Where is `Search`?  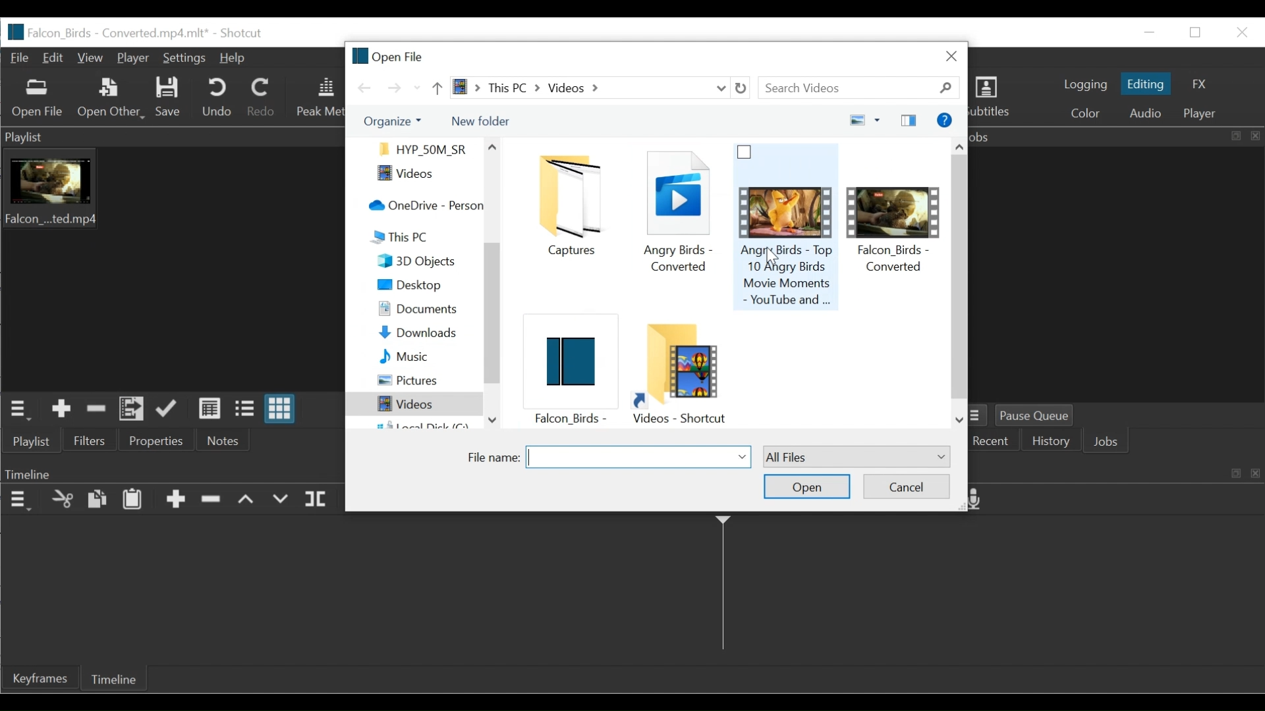
Search is located at coordinates (862, 88).